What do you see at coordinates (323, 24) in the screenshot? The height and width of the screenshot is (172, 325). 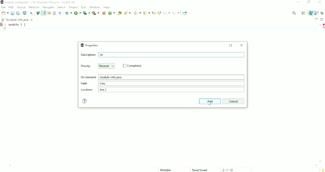 I see `Errors` at bounding box center [323, 24].